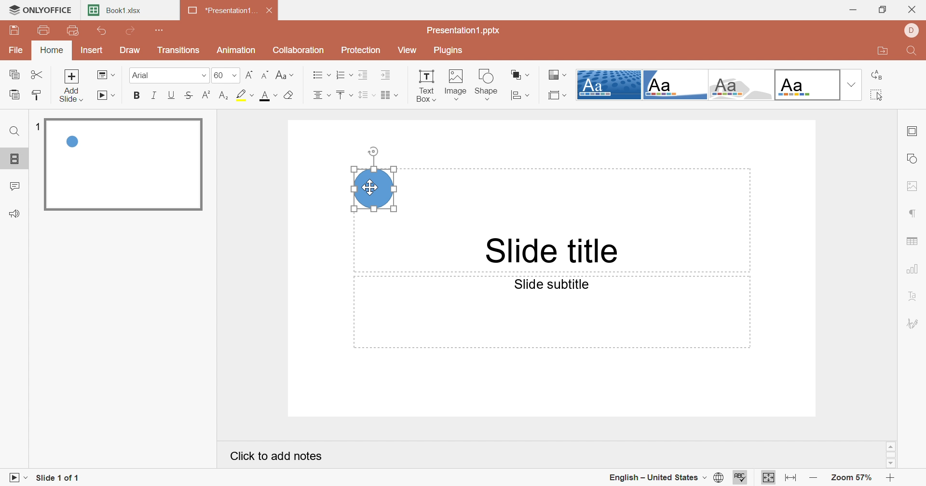 This screenshot has width=926, height=486. I want to click on Italic, so click(155, 96).